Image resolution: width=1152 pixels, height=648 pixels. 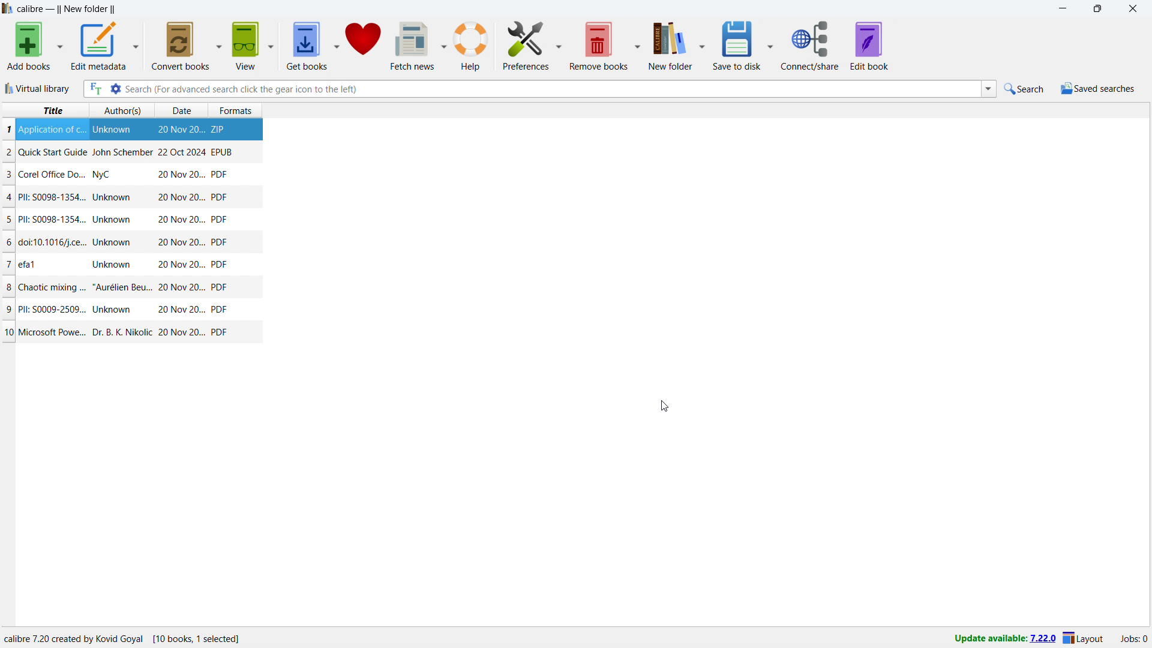 What do you see at coordinates (53, 219) in the screenshot?
I see `Title` at bounding box center [53, 219].